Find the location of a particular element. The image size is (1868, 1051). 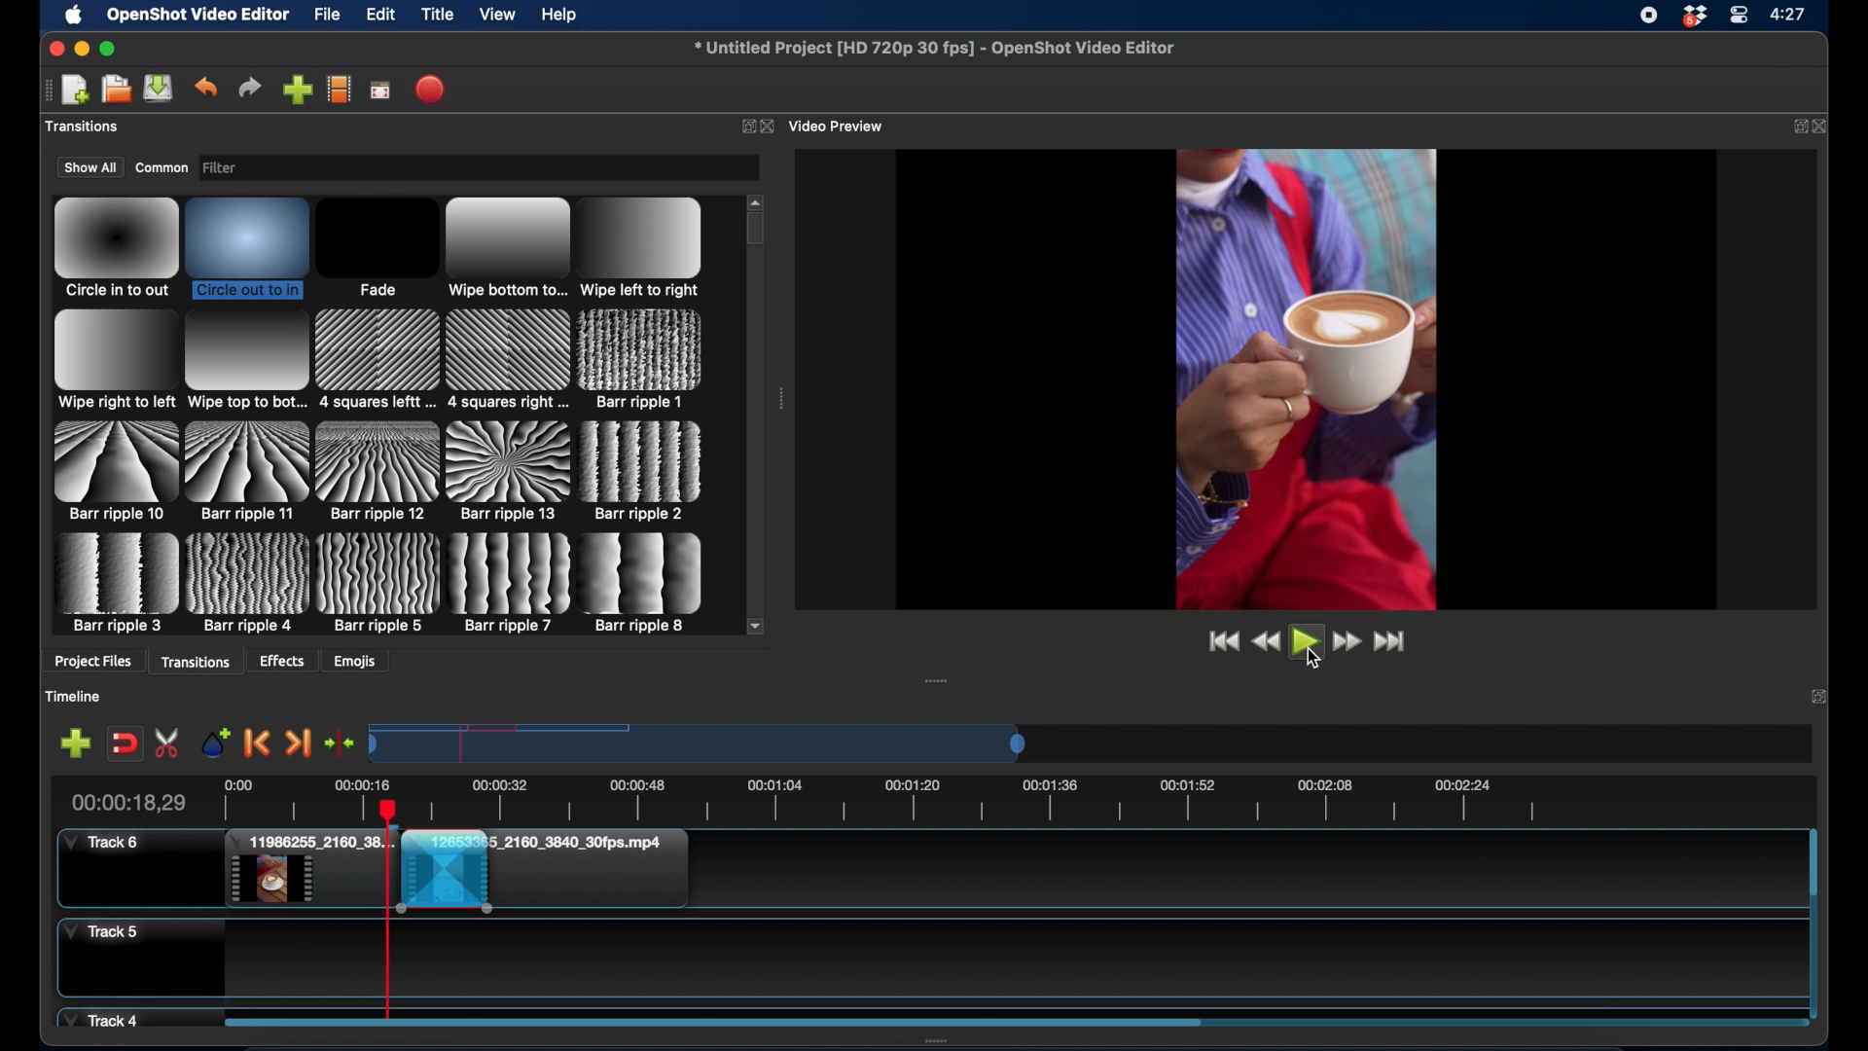

current time indicator is located at coordinates (127, 802).